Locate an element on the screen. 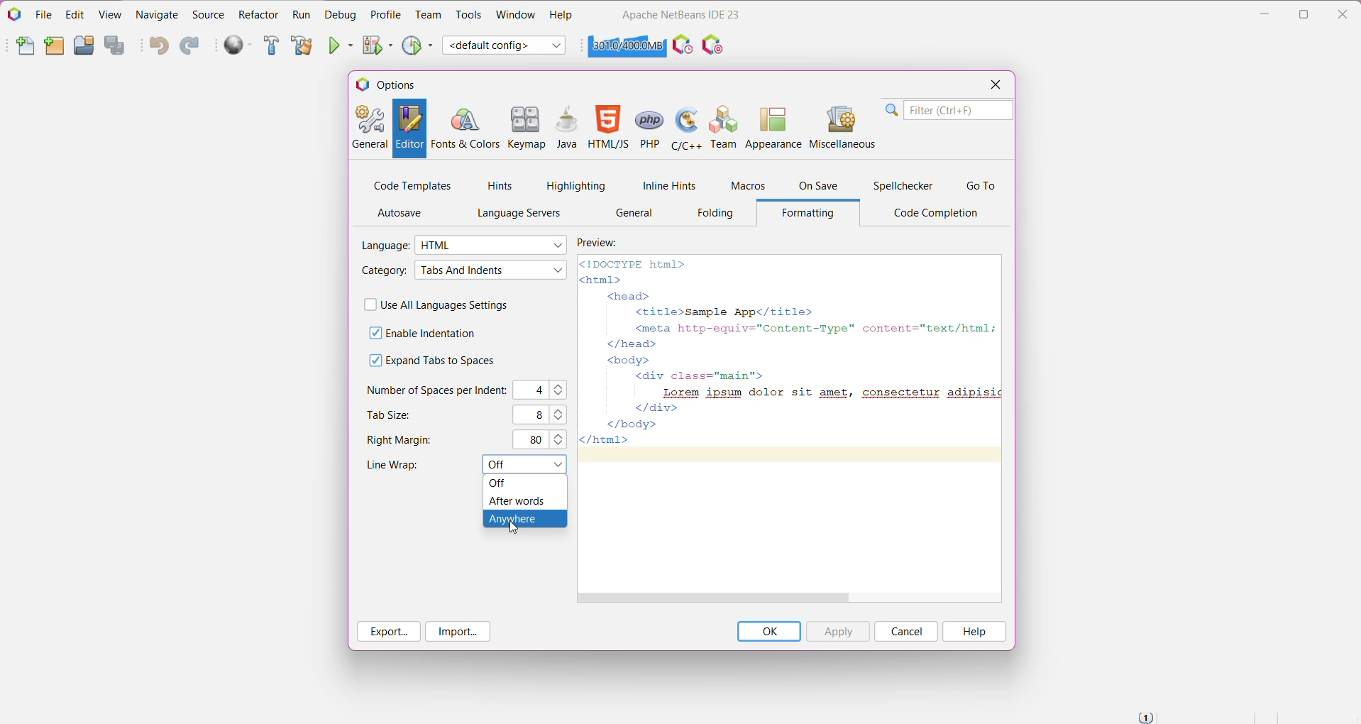 Image resolution: width=1361 pixels, height=724 pixels. Redo is located at coordinates (189, 47).